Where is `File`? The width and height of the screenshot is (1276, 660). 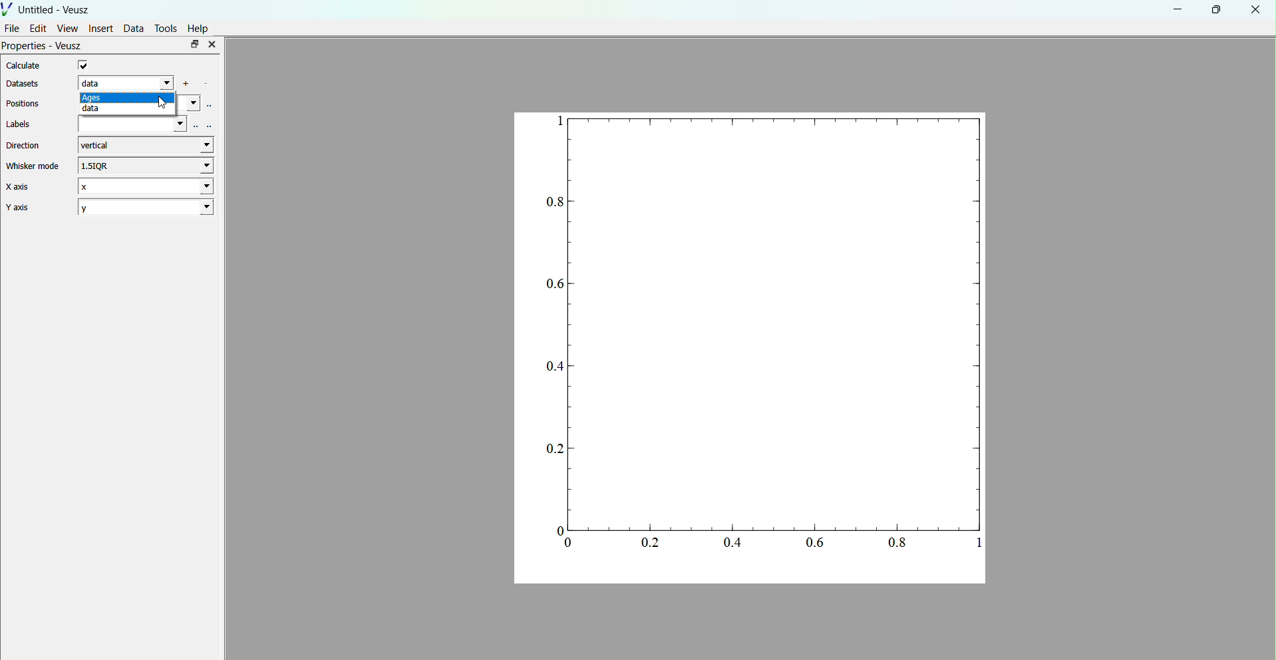 File is located at coordinates (13, 27).